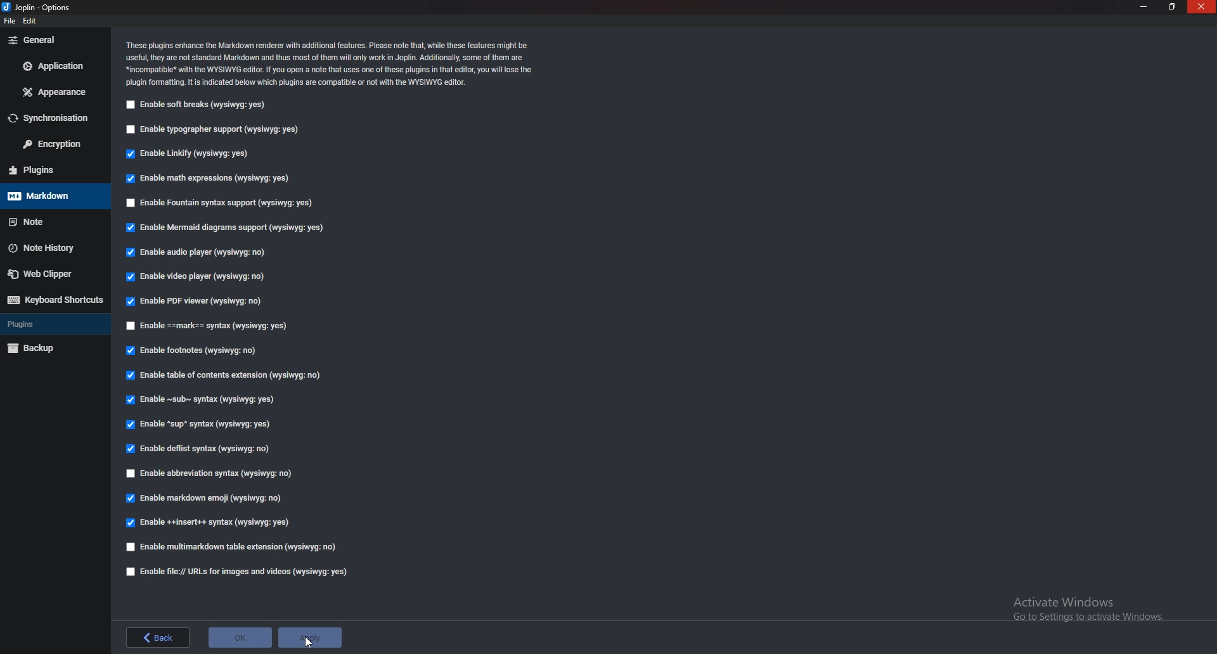 The width and height of the screenshot is (1217, 654). I want to click on resize, so click(1172, 6).